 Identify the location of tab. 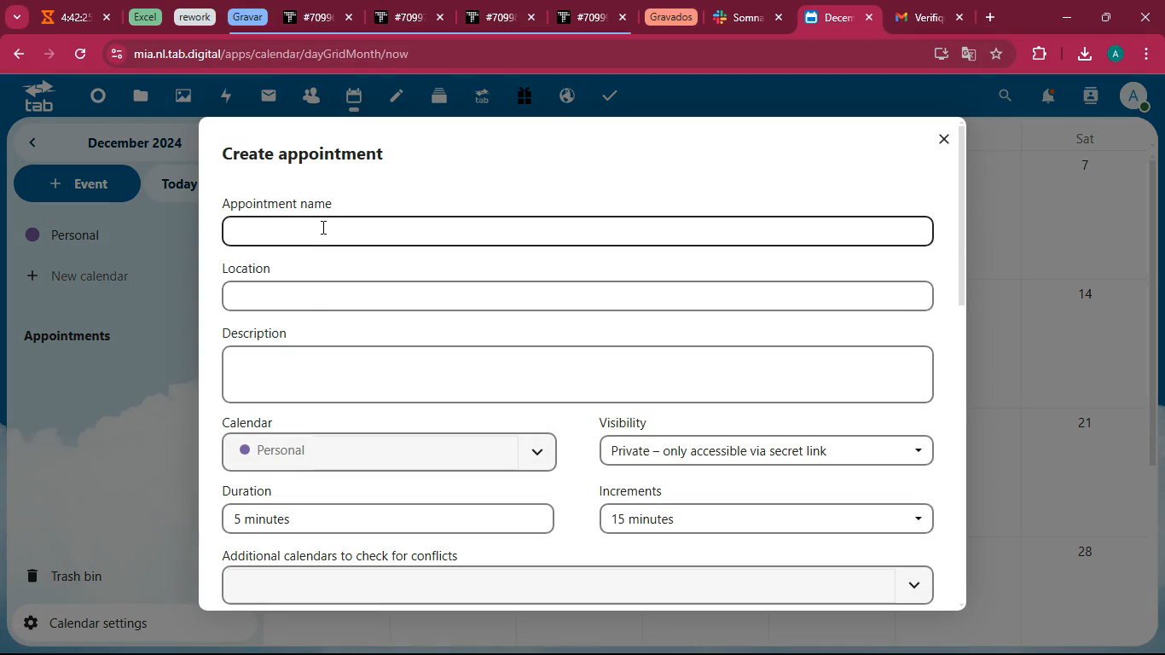
(307, 20).